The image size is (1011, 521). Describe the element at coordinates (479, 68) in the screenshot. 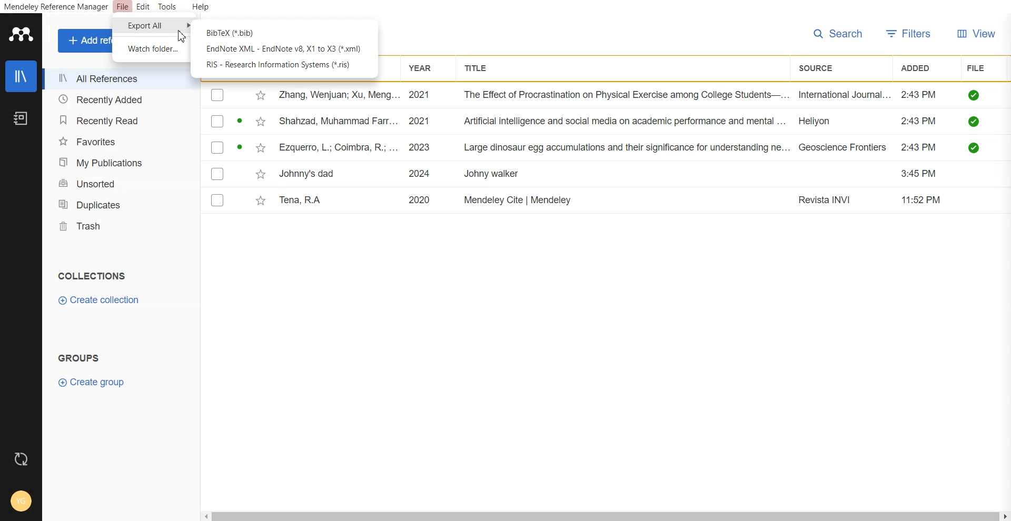

I see `Title` at that location.